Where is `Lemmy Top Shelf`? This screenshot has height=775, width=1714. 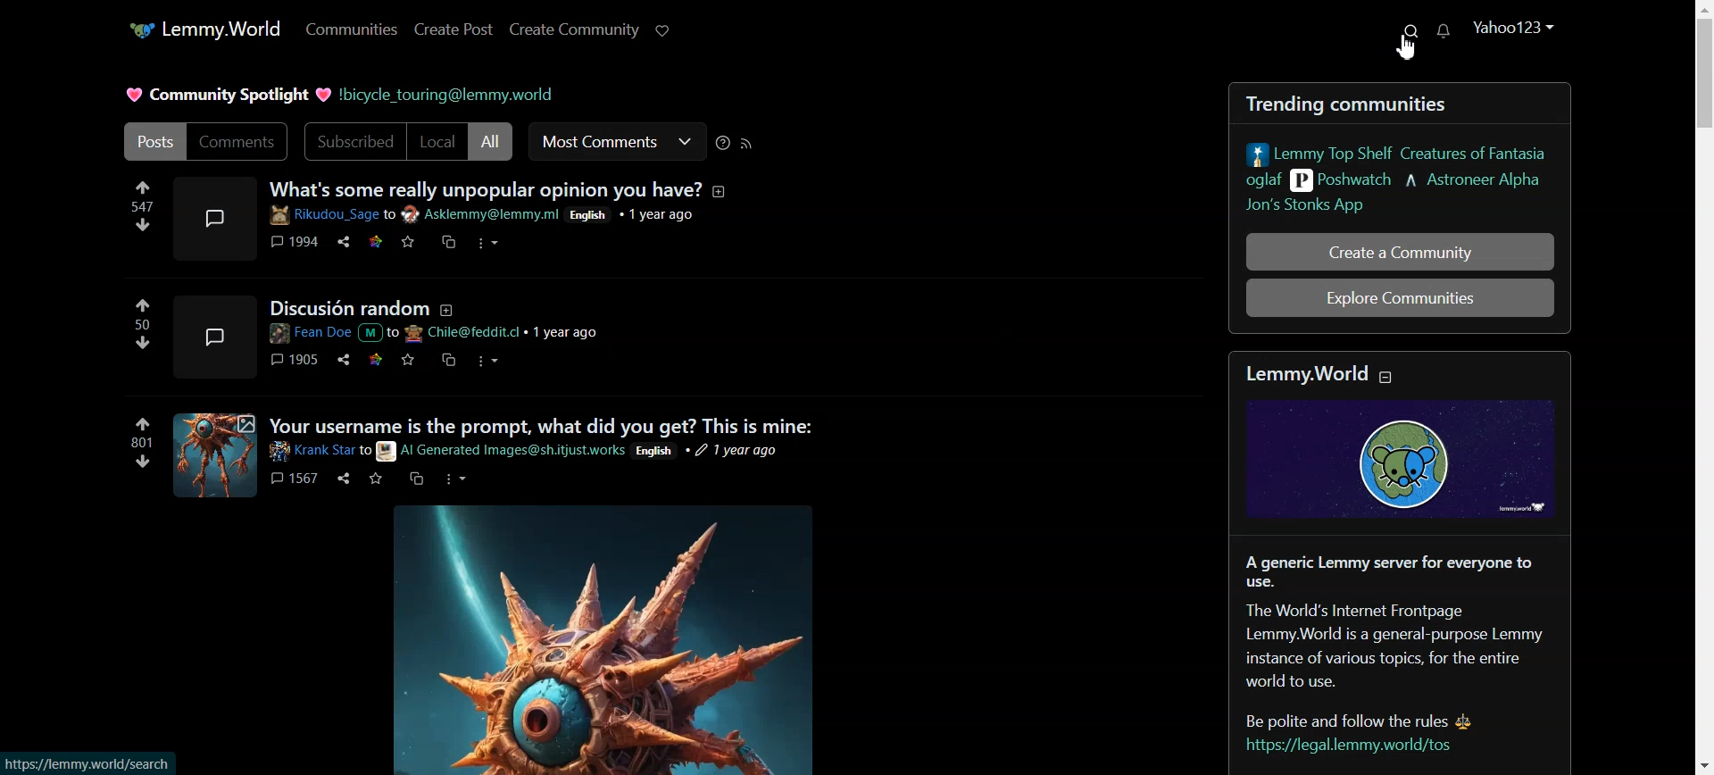 Lemmy Top Shelf is located at coordinates (1397, 152).